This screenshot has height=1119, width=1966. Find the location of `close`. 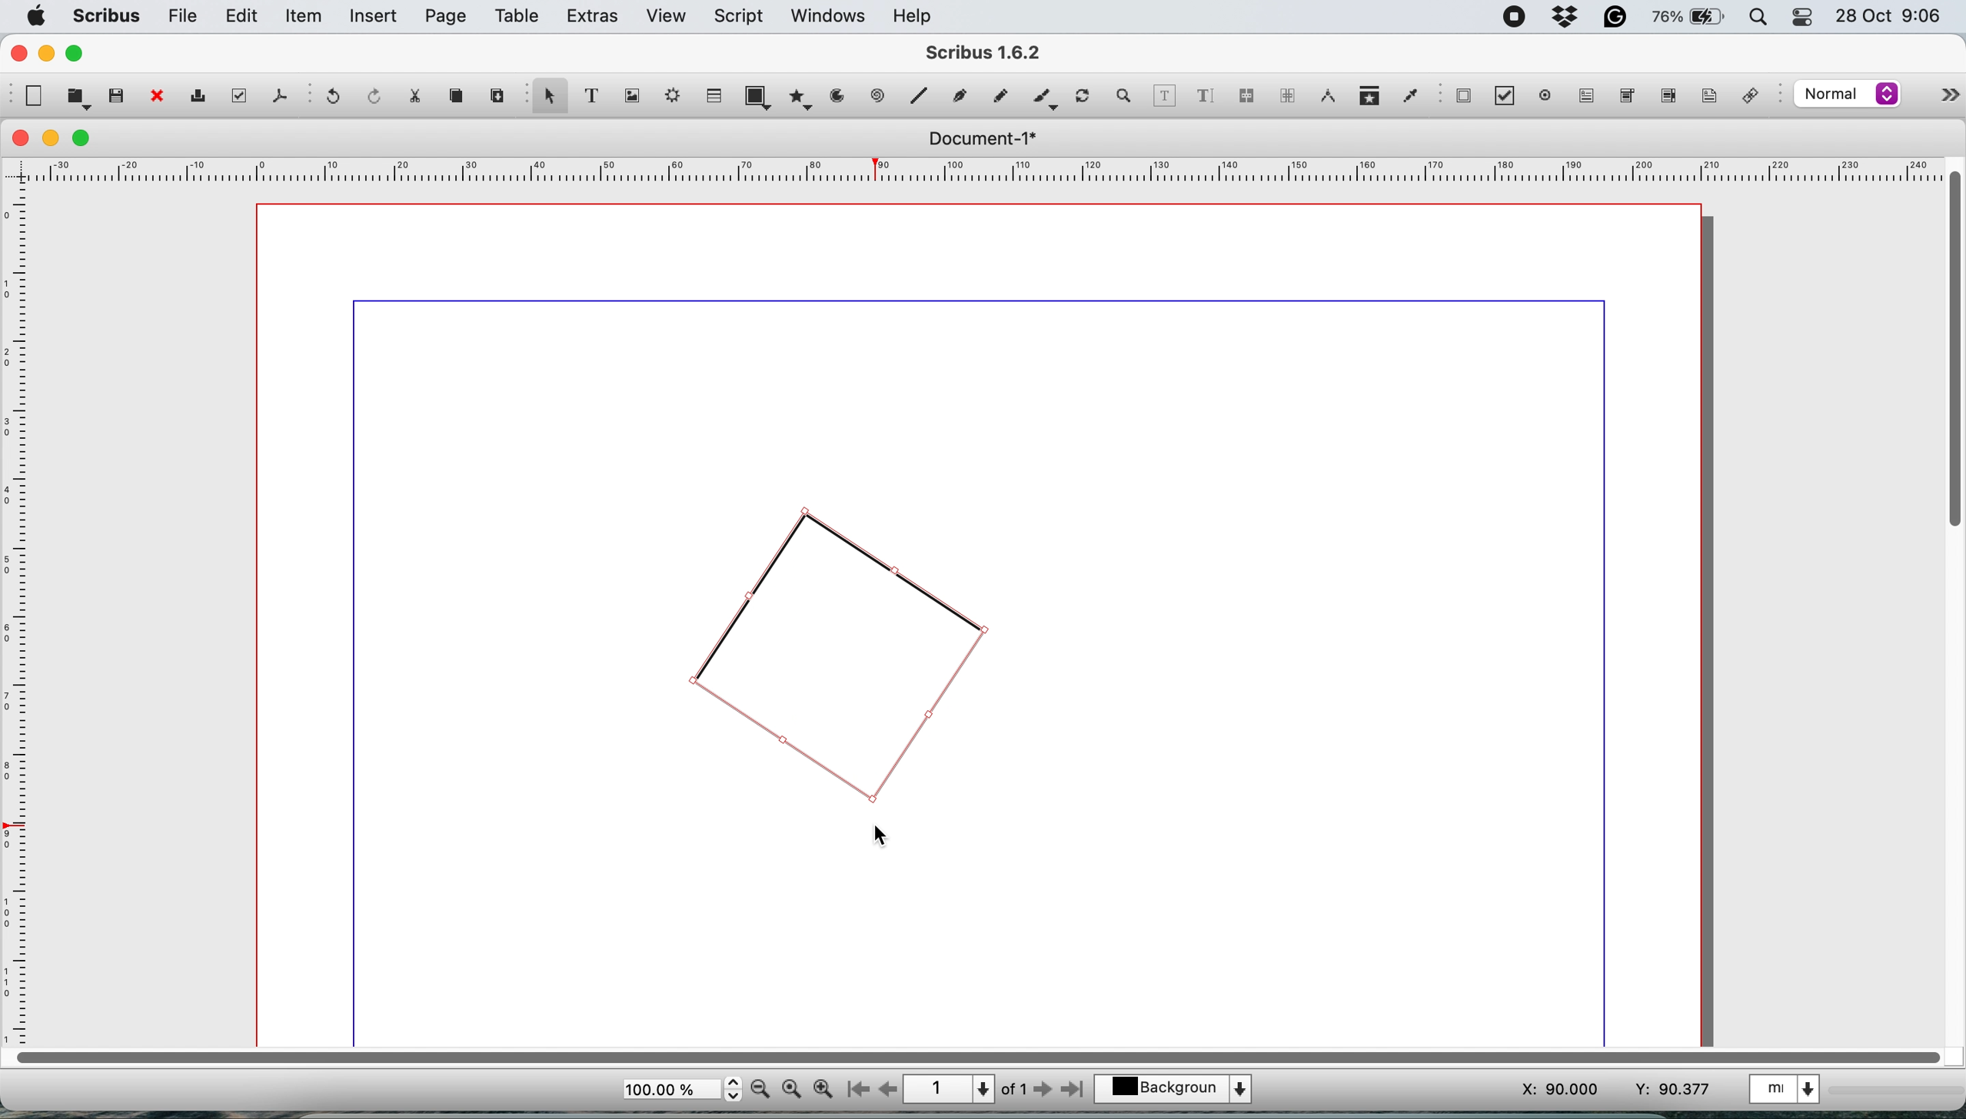

close is located at coordinates (157, 97).